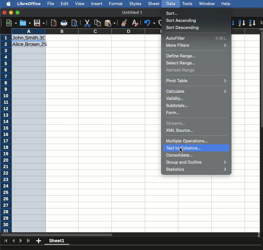 This screenshot has width=263, height=250. I want to click on Preview print, so click(75, 23).